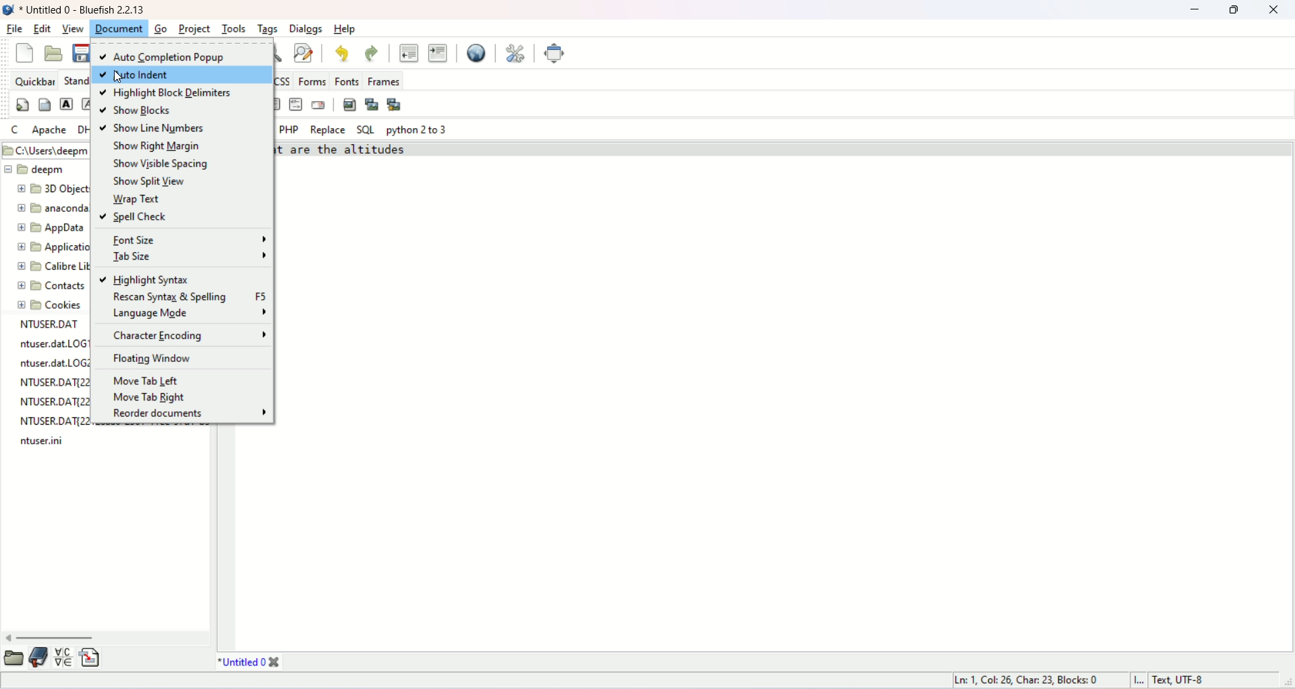 This screenshot has width=1295, height=689. Describe the element at coordinates (285, 80) in the screenshot. I see `CSS` at that location.